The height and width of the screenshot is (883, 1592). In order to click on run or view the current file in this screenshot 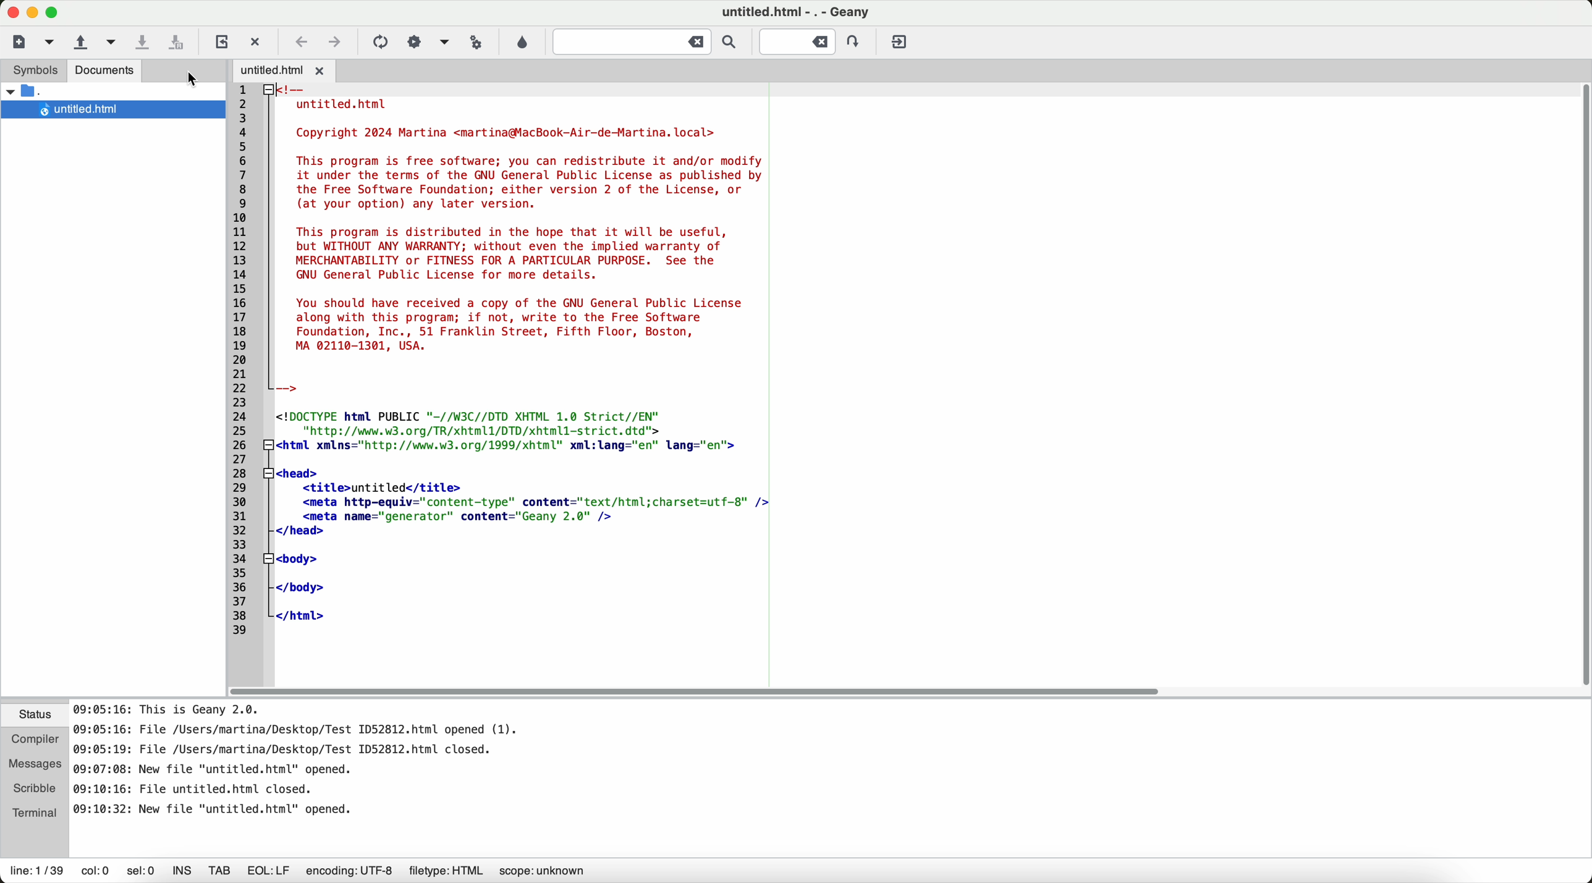, I will do `click(478, 42)`.